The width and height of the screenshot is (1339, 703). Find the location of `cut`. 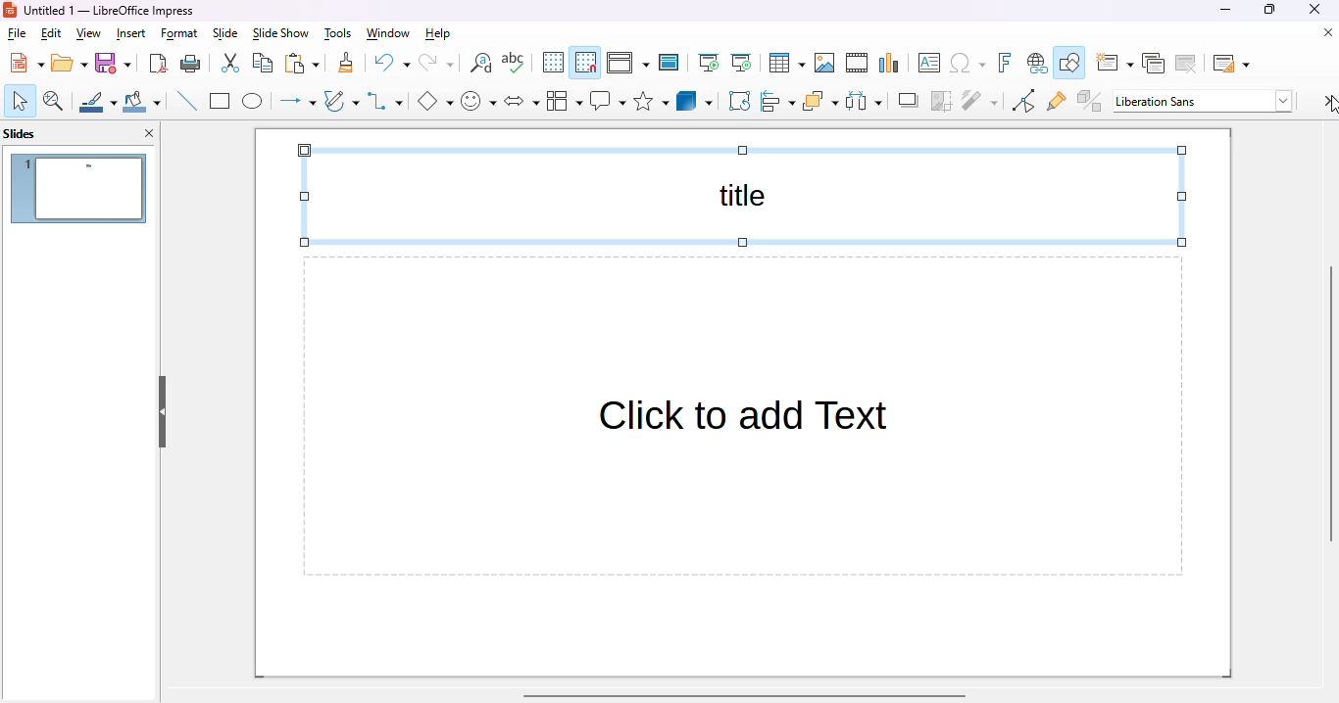

cut is located at coordinates (231, 63).